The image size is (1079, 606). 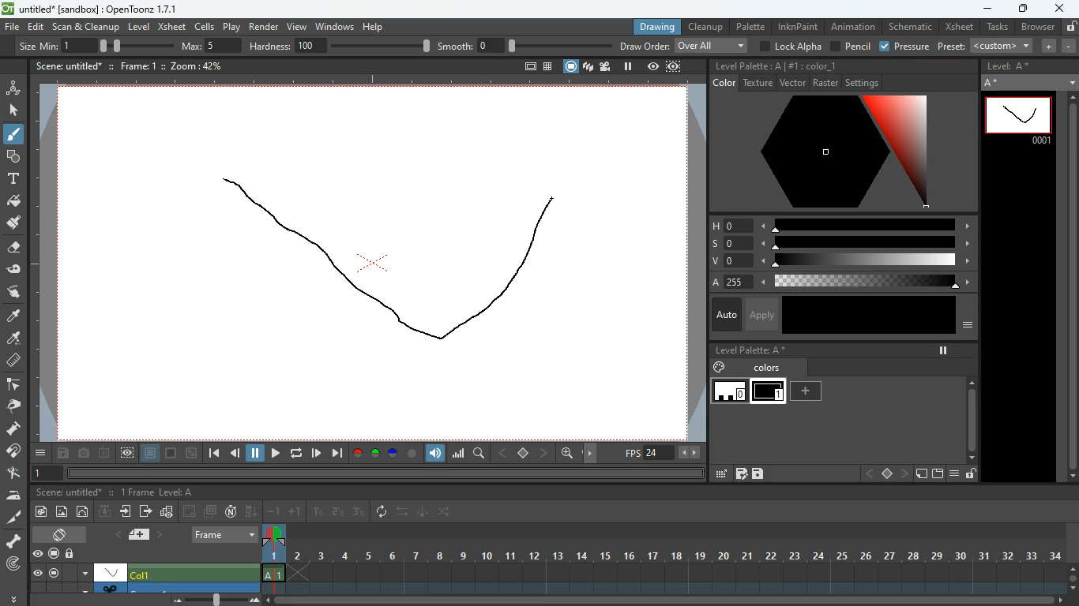 I want to click on paint, so click(x=12, y=339).